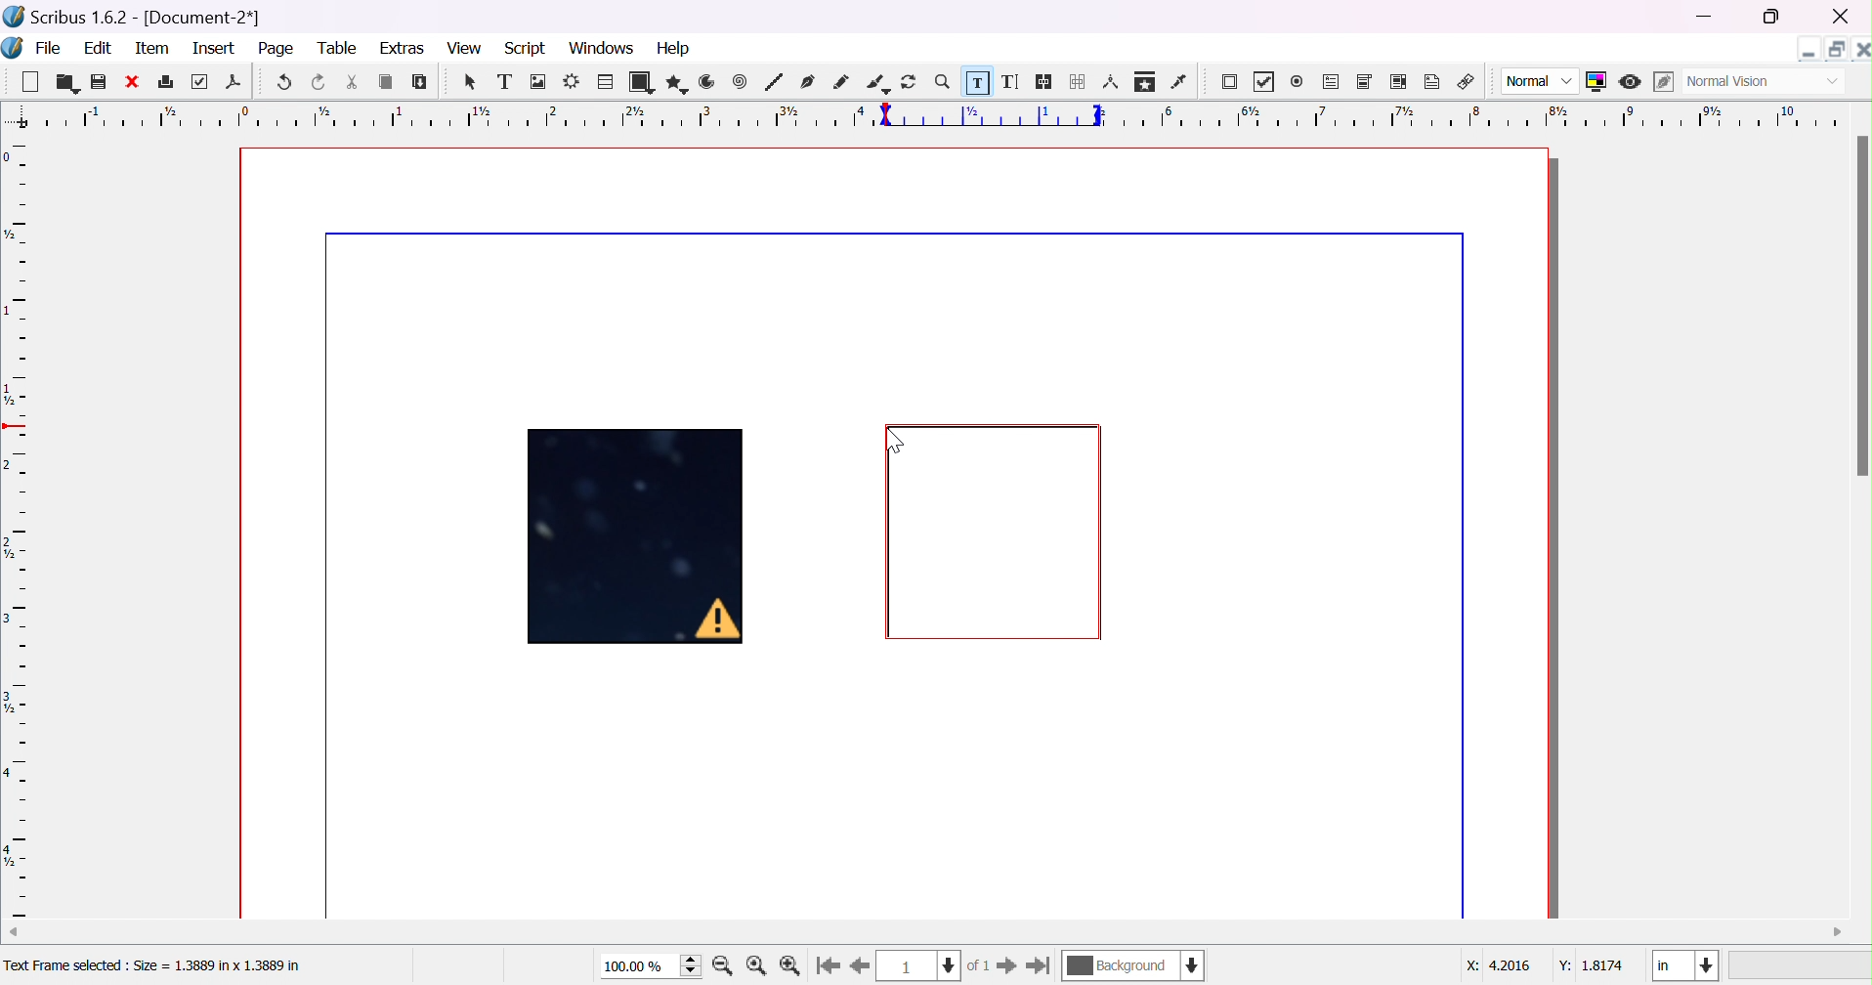 The image size is (1872, 985). I want to click on print, so click(164, 80).